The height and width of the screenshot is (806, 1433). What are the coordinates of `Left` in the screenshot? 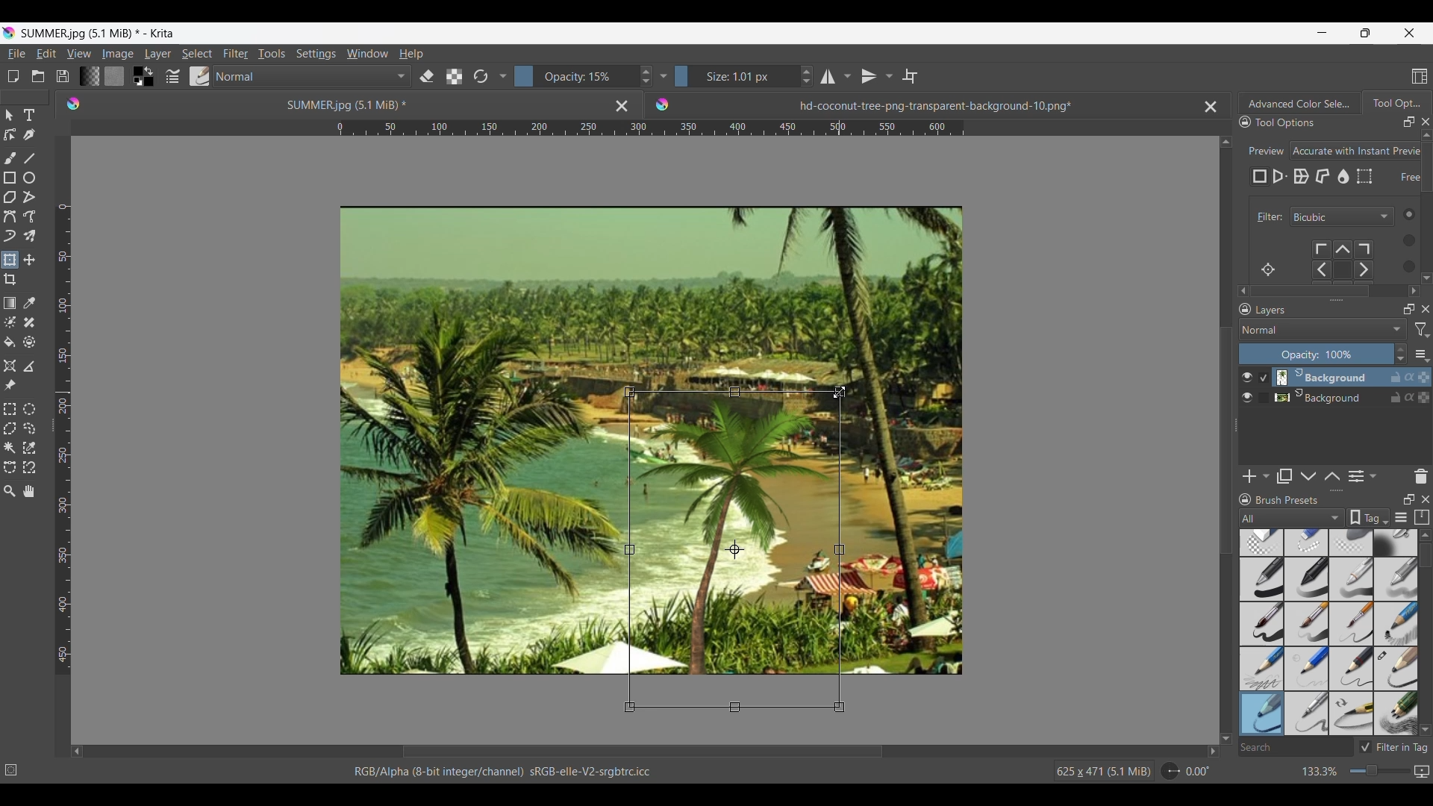 It's located at (77, 751).